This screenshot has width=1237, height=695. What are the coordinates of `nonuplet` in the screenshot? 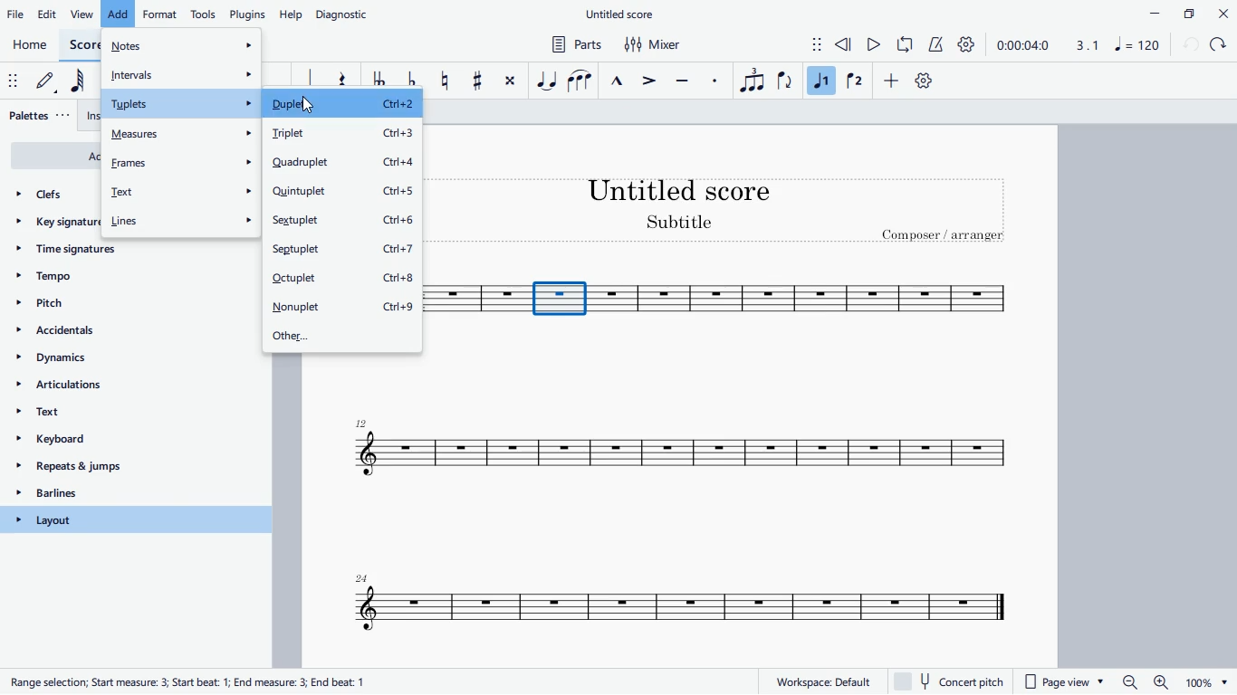 It's located at (344, 307).